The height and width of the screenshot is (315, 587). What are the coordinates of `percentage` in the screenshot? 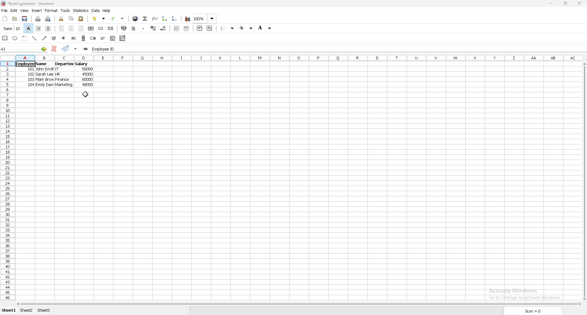 It's located at (134, 28).